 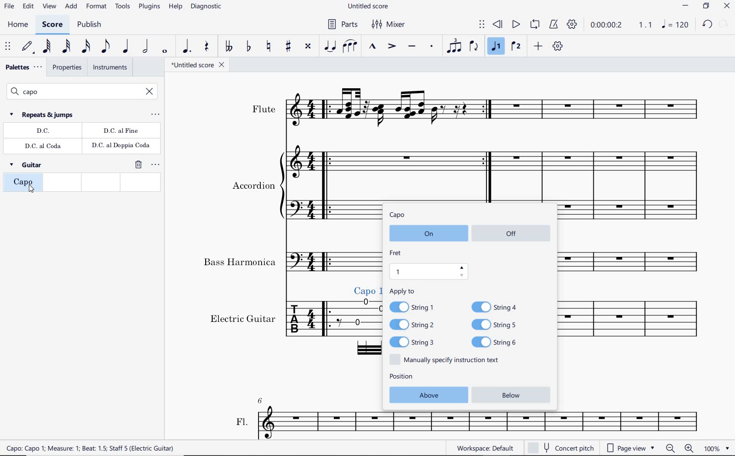 What do you see at coordinates (89, 24) in the screenshot?
I see `publish` at bounding box center [89, 24].